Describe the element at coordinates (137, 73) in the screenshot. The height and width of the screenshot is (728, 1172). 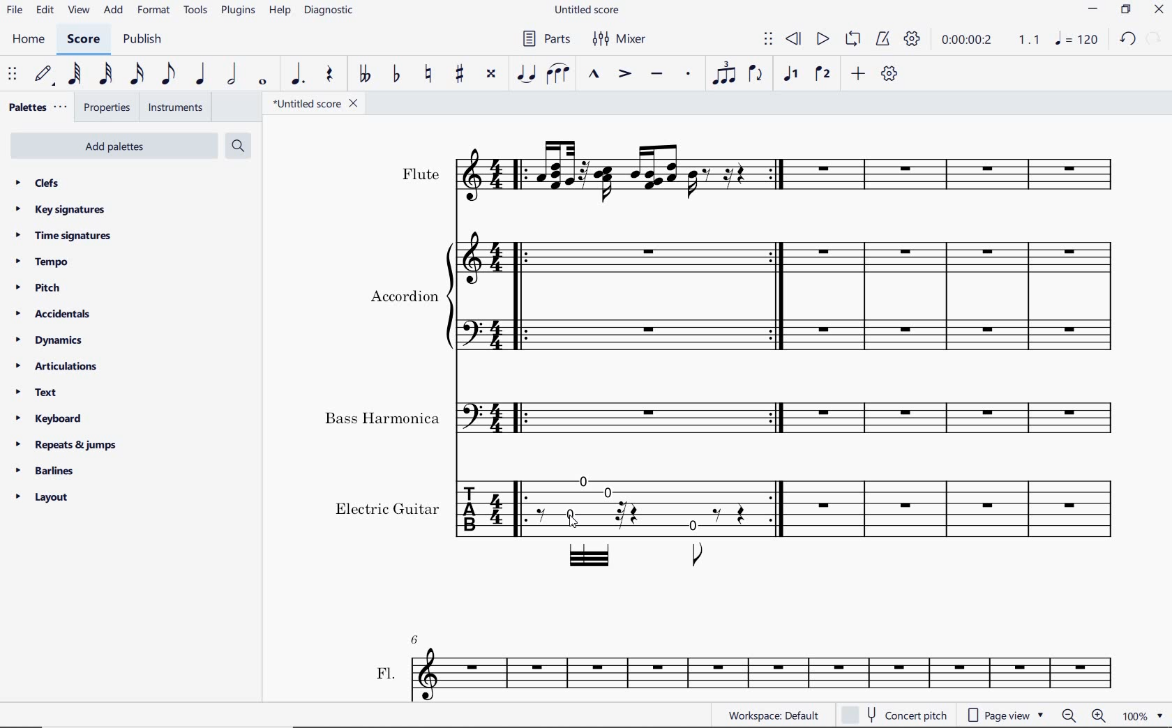
I see `16th note` at that location.